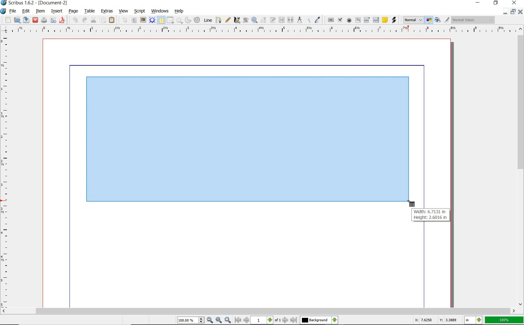 The width and height of the screenshot is (524, 325). What do you see at coordinates (294, 320) in the screenshot?
I see `go to last page` at bounding box center [294, 320].